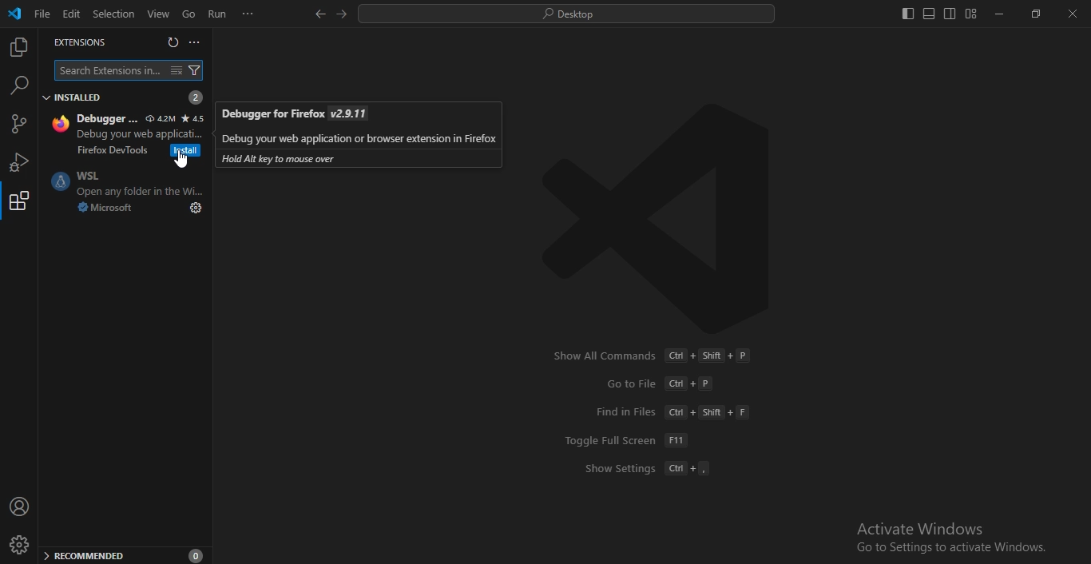  What do you see at coordinates (124, 97) in the screenshot?
I see `installed` at bounding box center [124, 97].